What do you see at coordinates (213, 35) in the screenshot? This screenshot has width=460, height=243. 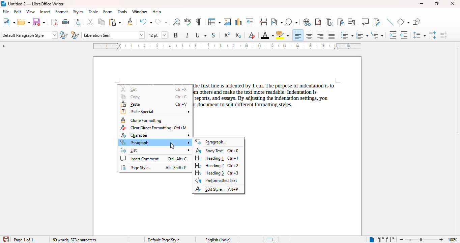 I see `strikethrough` at bounding box center [213, 35].